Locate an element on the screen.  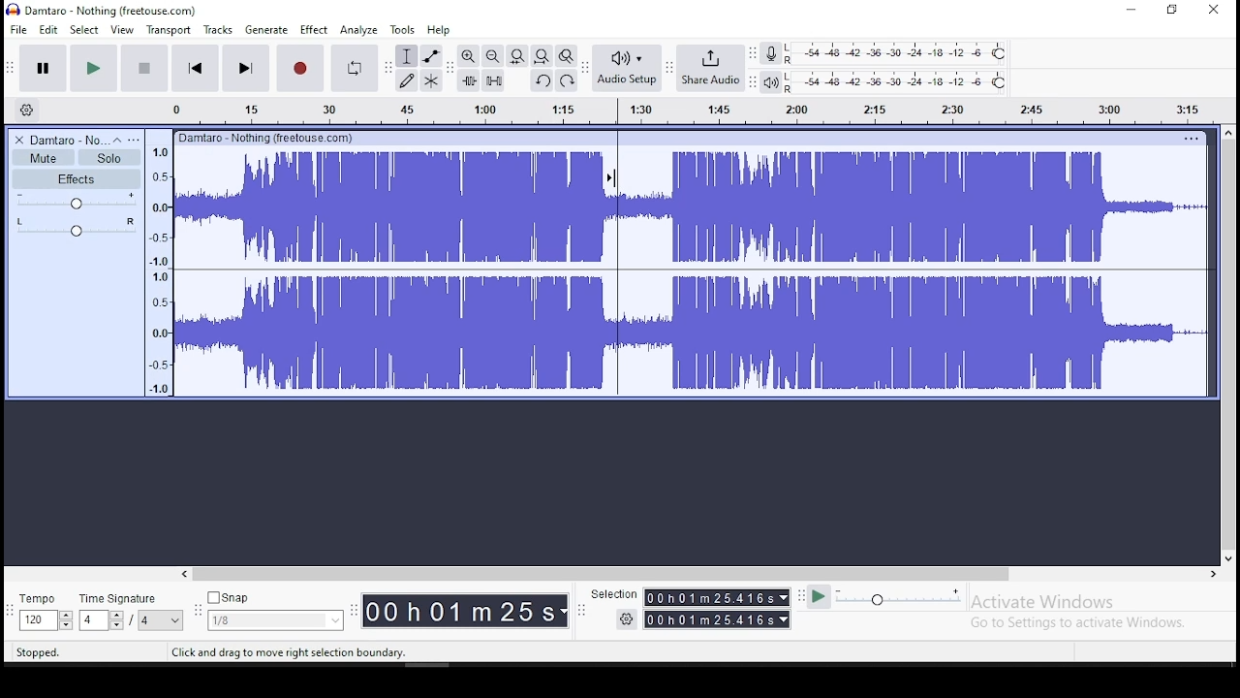
icon and file name is located at coordinates (108, 9).